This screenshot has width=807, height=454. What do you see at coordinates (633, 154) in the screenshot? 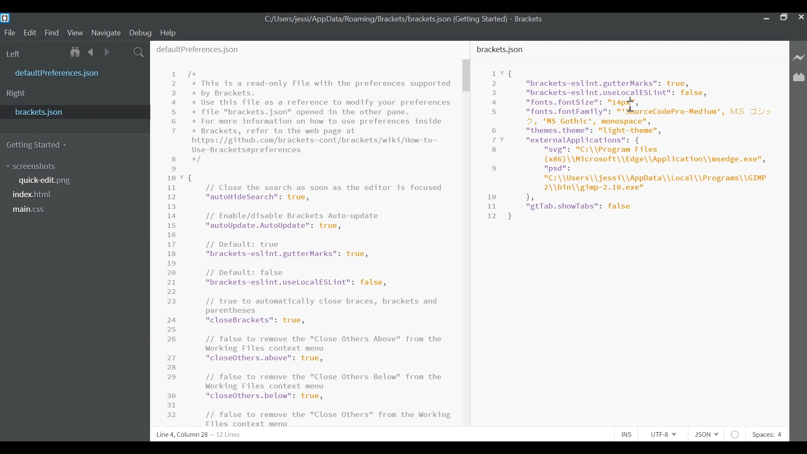
I see `1v{

2 "brackets-eslint.gutterMarks": true,

3 "brackets-eslint.uselocalESLint": false,

4 "fonts. fontSize": ah

5 "fonts. fontFamily": "'SburceCodePro-Medium', MS Jv

4, 'MS Gothic', monospace",

6 "themes.theme": "light-theme",

Tv "externalApplications": {

8 "svg": "C:\\Program Files
(x86) \\Microsoft\\Edge\\Application\\msedge.exe",

9 "psd":
"C:\\Users\\jessi\\AppData\\Local\\Programs\\GIMP
2\\bin\\gimp-2.10.exe"

10 1,

11 "gtTab.showTabs": false

12}` at bounding box center [633, 154].